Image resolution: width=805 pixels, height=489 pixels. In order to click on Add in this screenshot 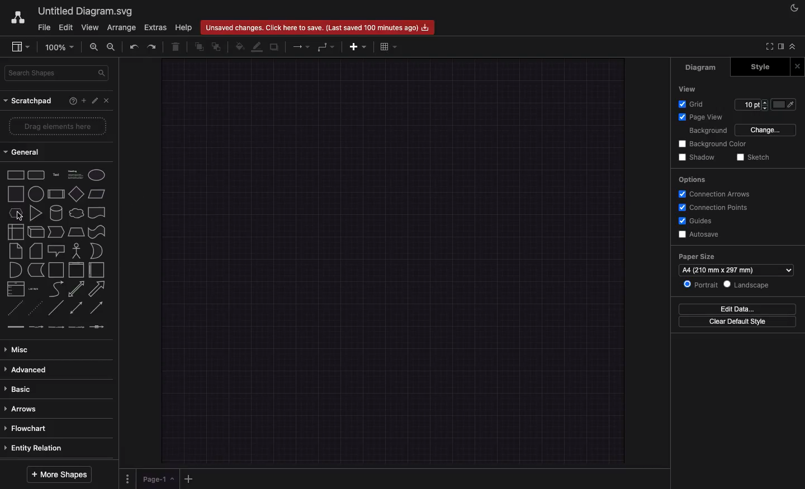, I will do `click(86, 102)`.